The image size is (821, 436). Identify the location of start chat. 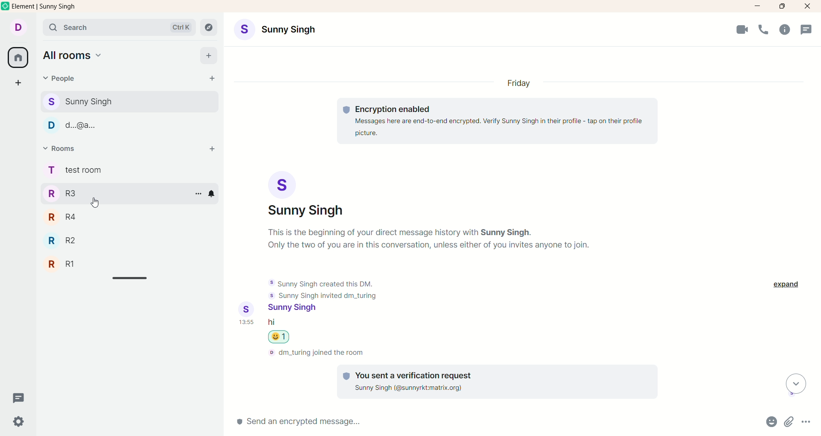
(207, 79).